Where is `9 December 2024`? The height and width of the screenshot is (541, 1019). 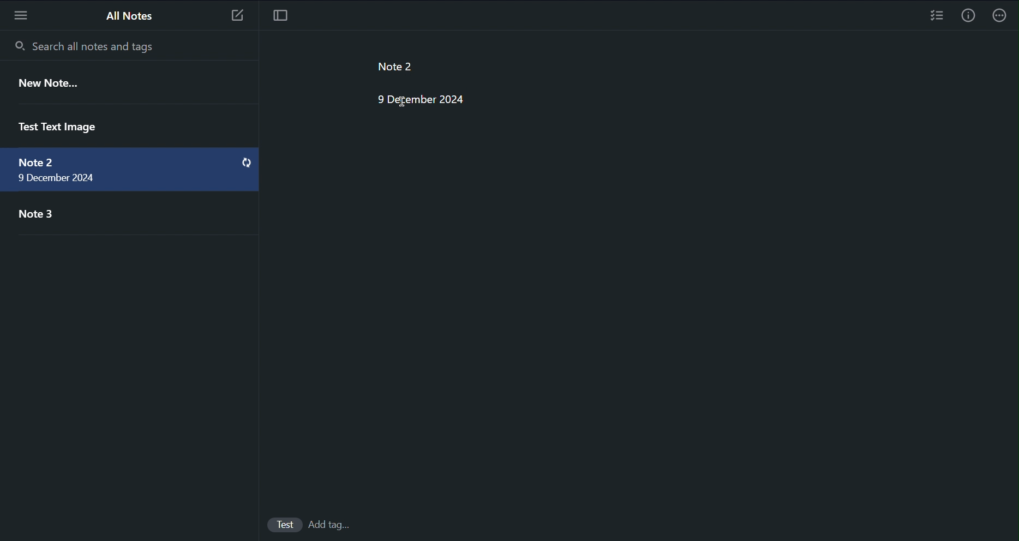 9 December 2024 is located at coordinates (58, 179).